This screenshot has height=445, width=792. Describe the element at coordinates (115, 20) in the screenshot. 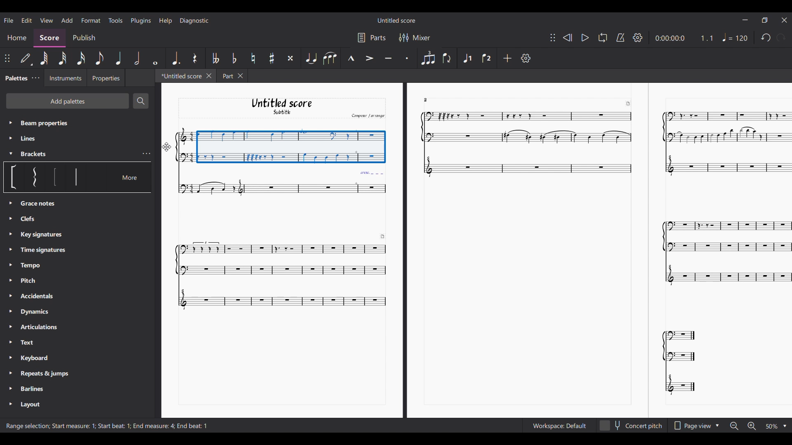

I see `Tools` at that location.